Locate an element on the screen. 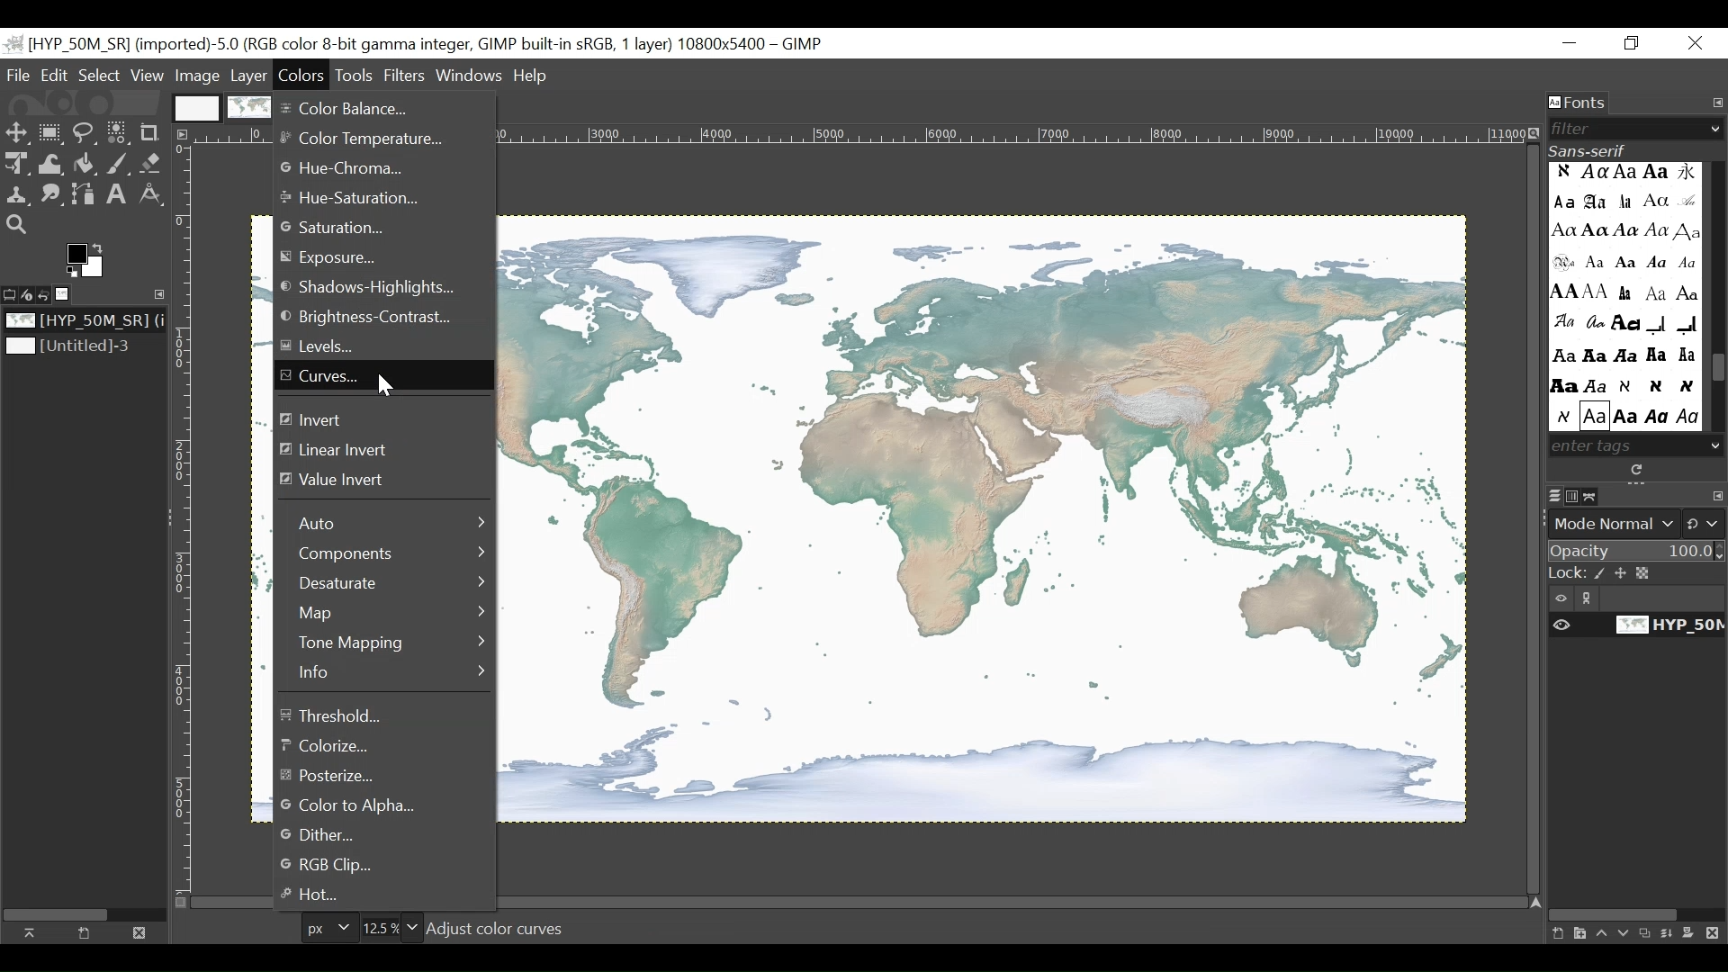  Brightness -Contrast is located at coordinates (375, 316).